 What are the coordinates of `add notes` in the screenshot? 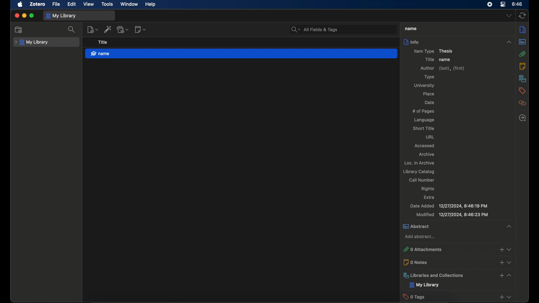 It's located at (500, 263).